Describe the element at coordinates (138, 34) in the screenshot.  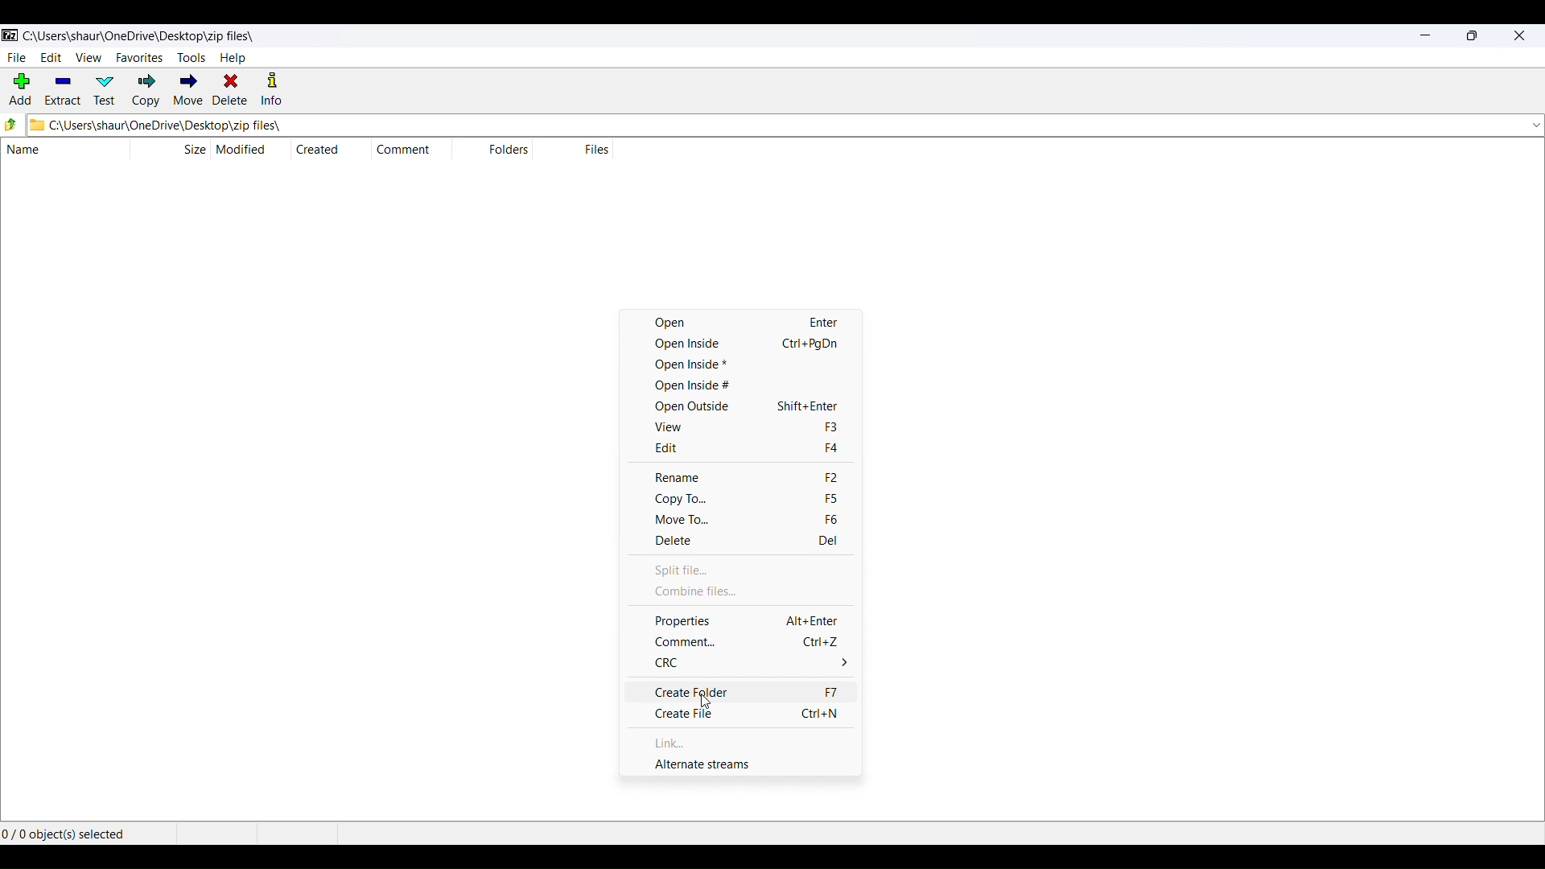
I see `CURRENT FILE/FOLDER PATH` at that location.